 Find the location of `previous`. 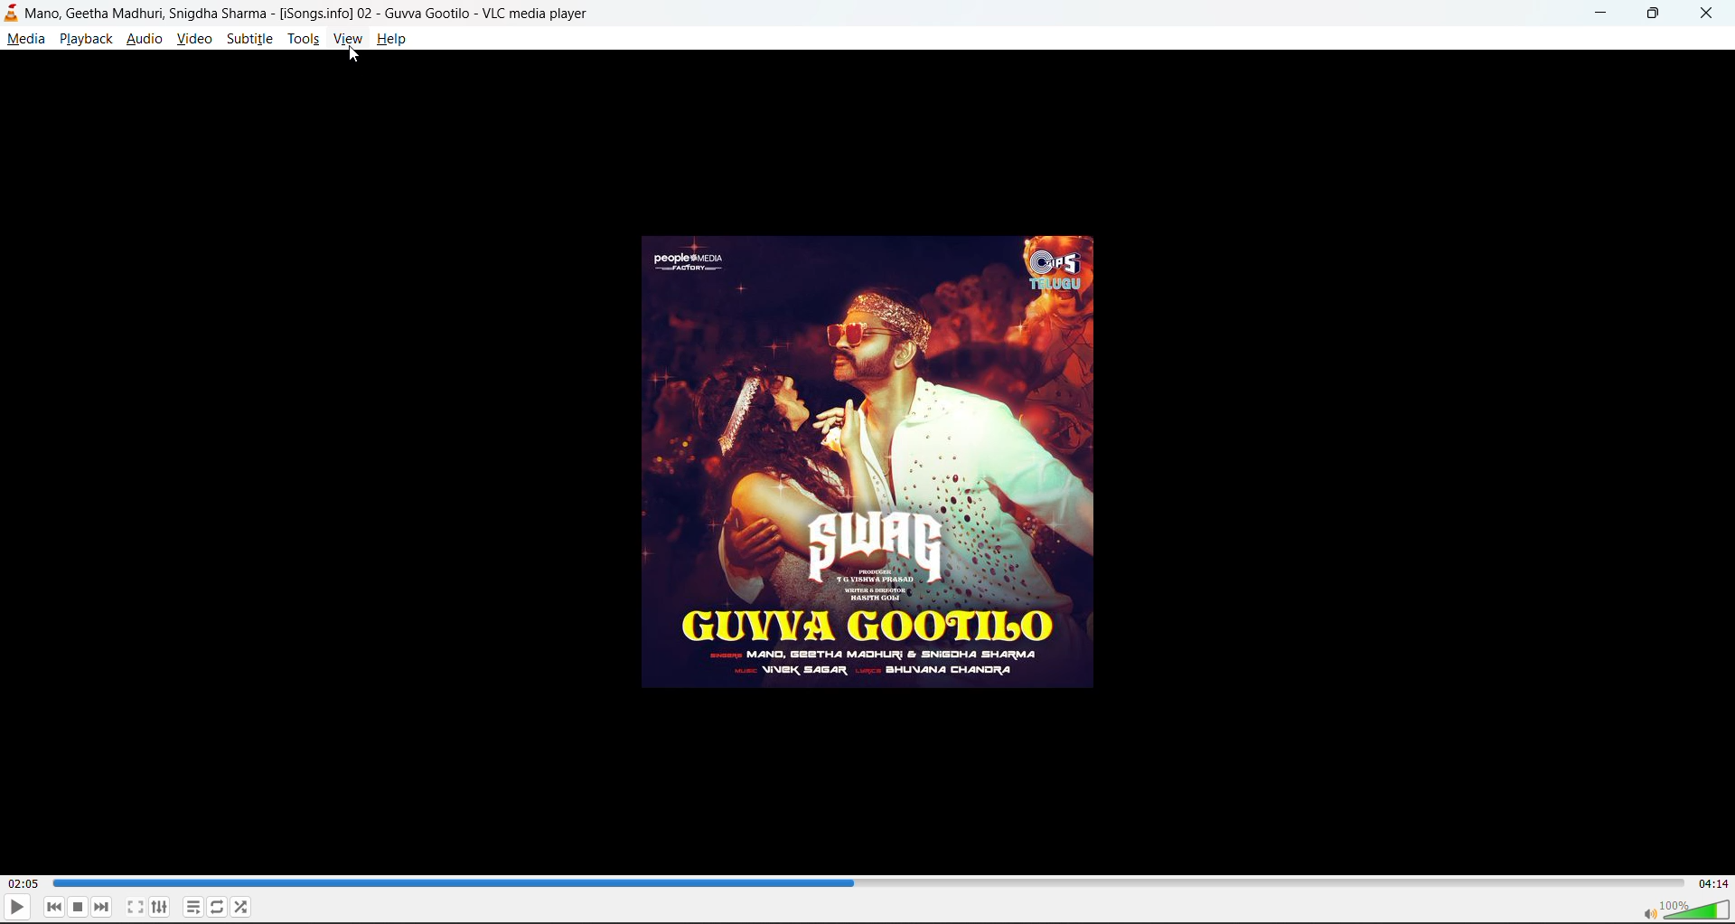

previous is located at coordinates (54, 908).